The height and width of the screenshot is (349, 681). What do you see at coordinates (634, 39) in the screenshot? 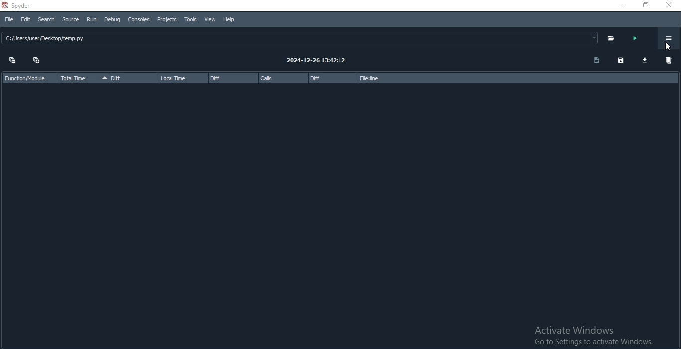
I see `run` at bounding box center [634, 39].